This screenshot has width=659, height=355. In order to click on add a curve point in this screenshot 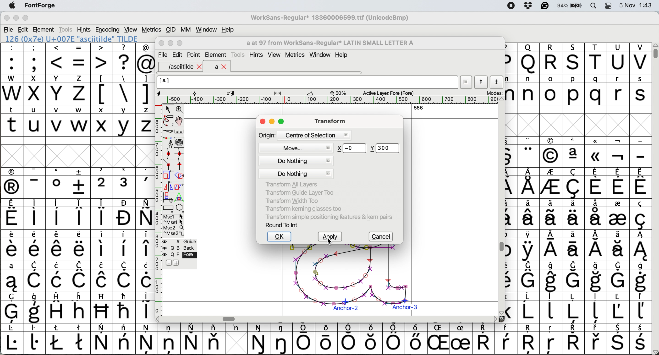, I will do `click(169, 154)`.